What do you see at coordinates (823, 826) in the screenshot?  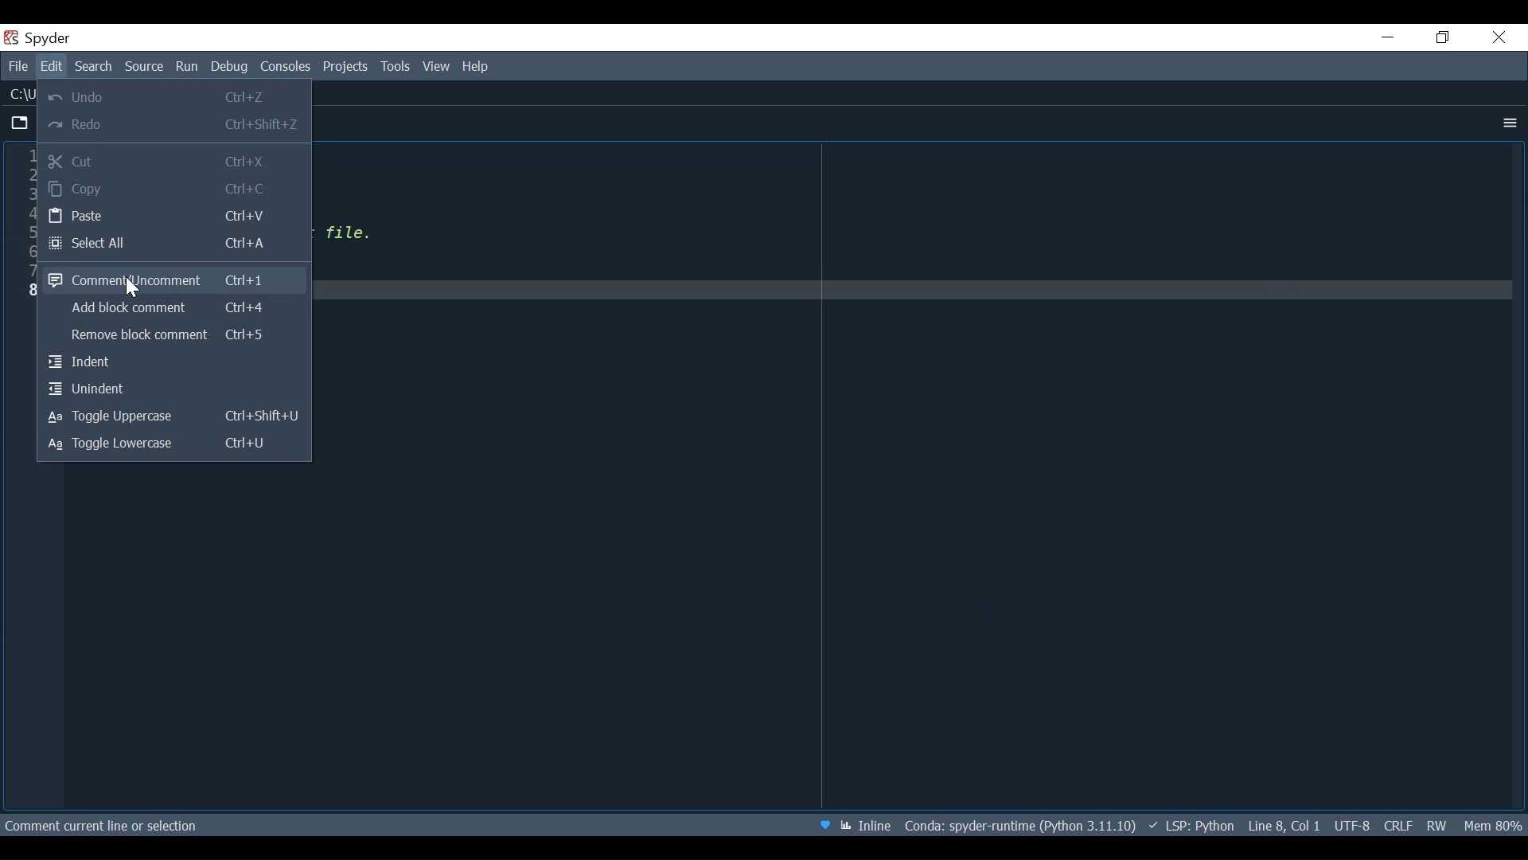 I see `Help Spyder` at bounding box center [823, 826].